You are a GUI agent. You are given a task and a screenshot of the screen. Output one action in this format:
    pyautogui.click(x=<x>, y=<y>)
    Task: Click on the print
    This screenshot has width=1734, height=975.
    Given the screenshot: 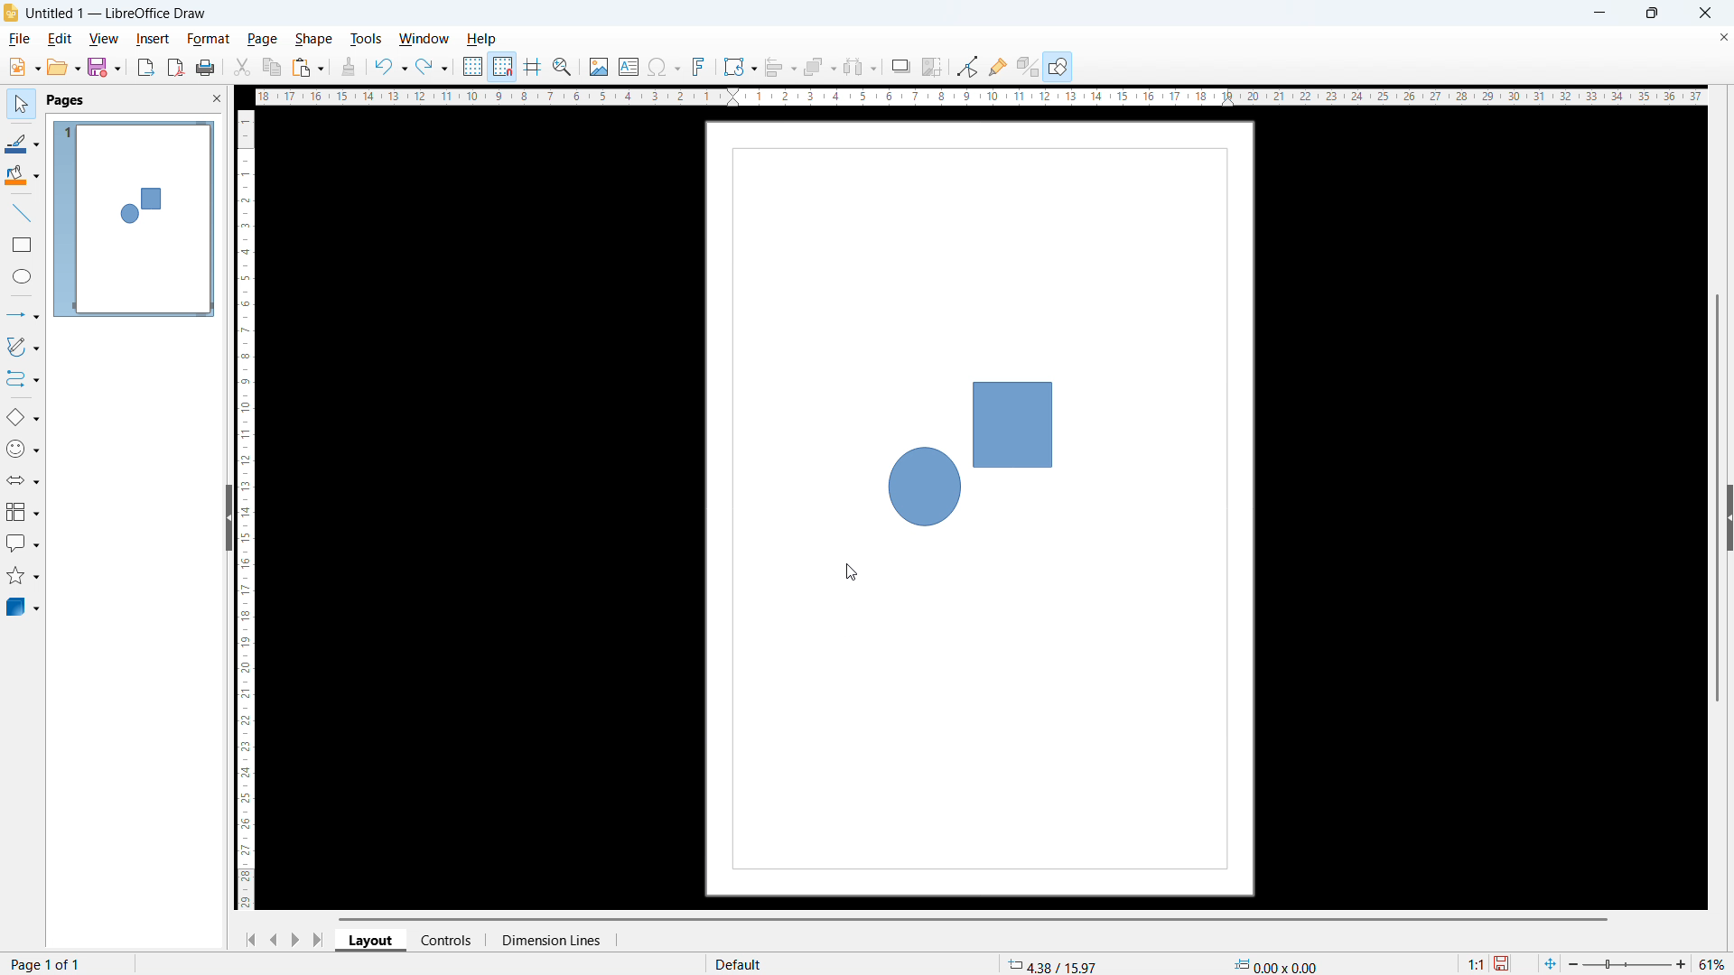 What is the action you would take?
    pyautogui.click(x=208, y=68)
    